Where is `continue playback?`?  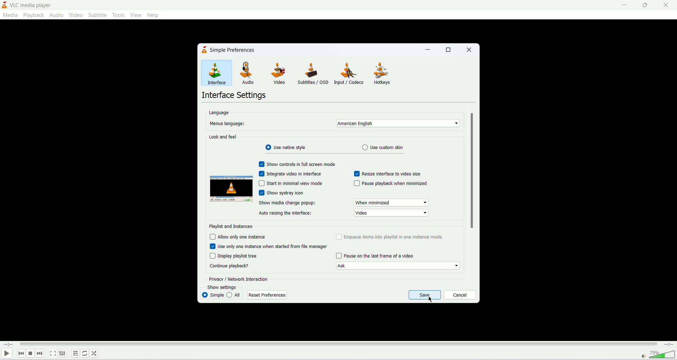
continue playback? is located at coordinates (229, 266).